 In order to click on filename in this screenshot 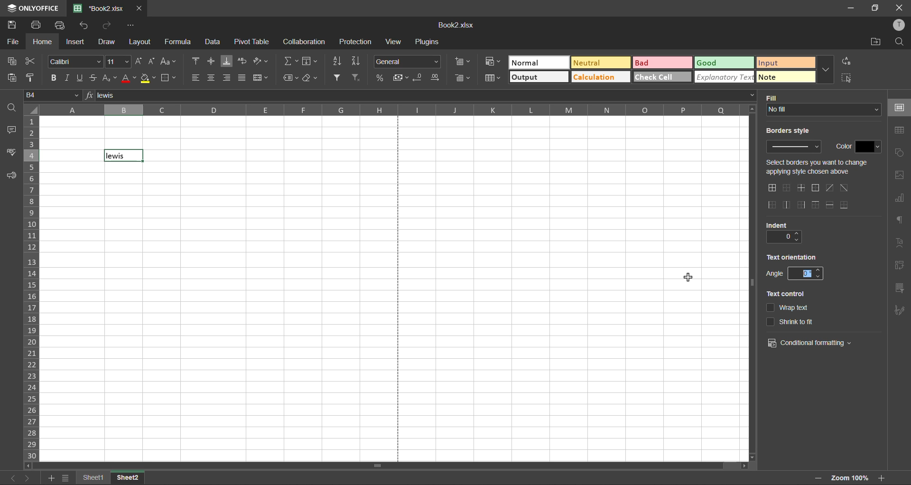, I will do `click(99, 9)`.